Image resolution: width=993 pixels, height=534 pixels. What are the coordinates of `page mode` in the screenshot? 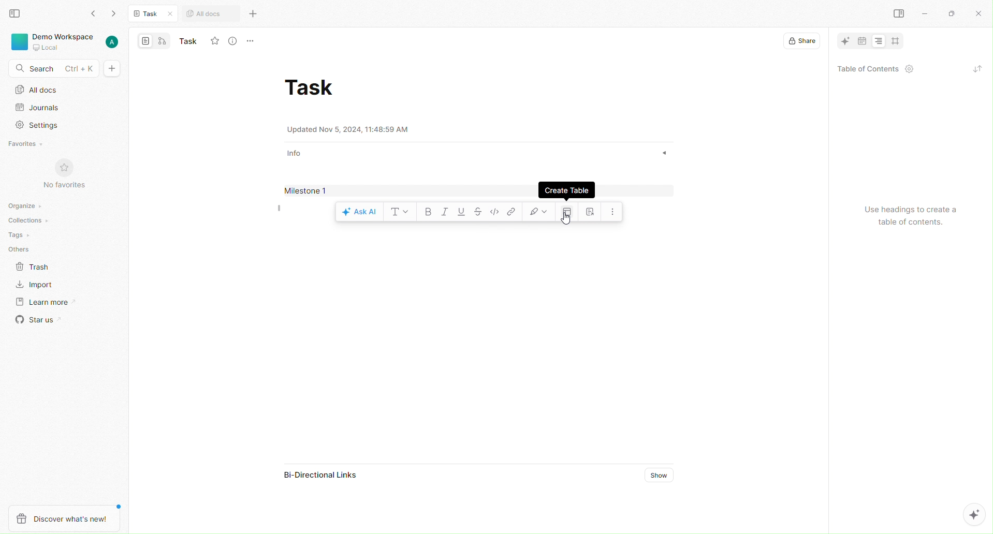 It's located at (145, 42).